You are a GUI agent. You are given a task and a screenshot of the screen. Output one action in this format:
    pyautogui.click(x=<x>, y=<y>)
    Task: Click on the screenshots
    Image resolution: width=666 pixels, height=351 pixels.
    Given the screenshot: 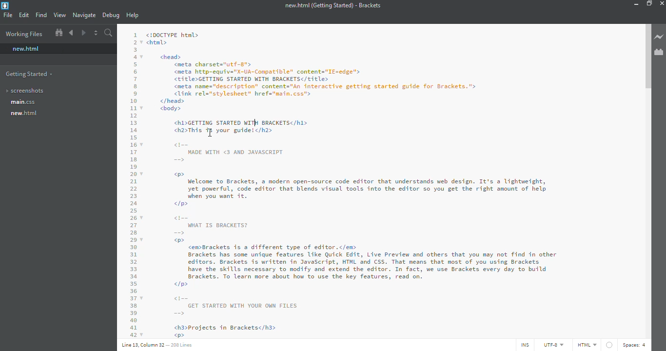 What is the action you would take?
    pyautogui.click(x=30, y=91)
    